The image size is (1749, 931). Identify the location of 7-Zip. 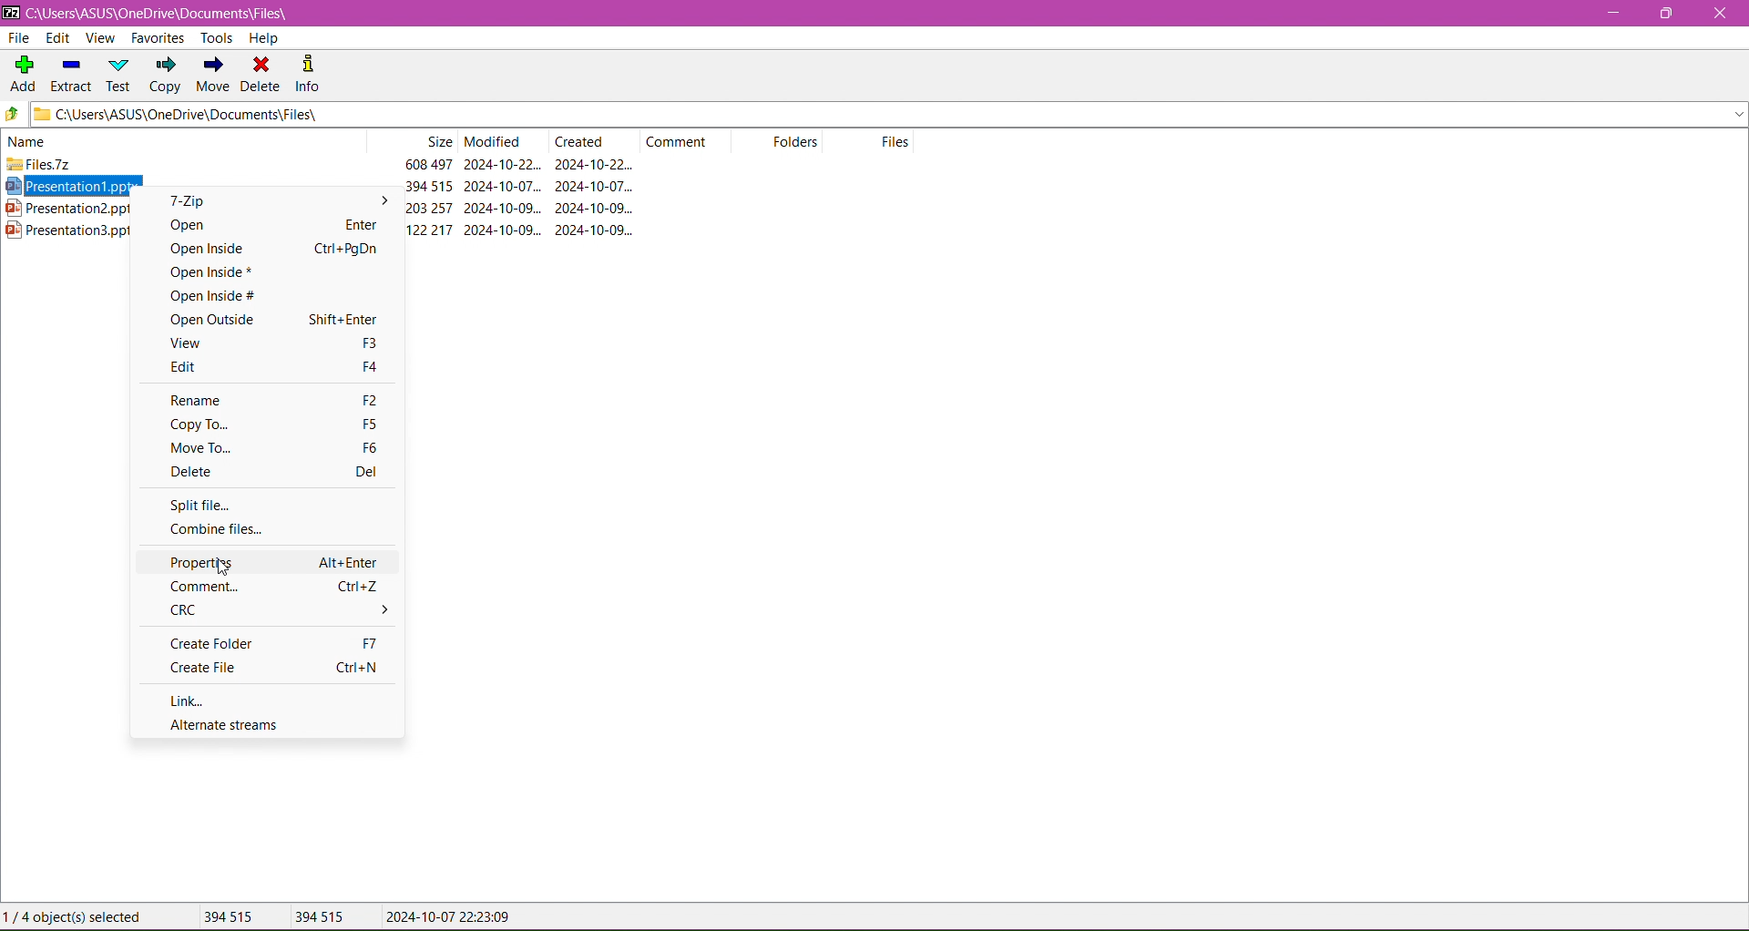
(270, 200).